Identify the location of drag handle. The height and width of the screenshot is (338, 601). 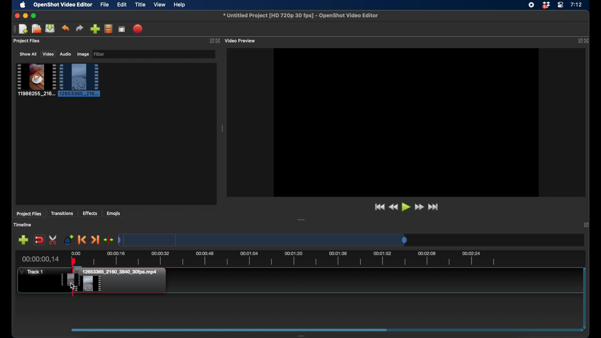
(303, 335).